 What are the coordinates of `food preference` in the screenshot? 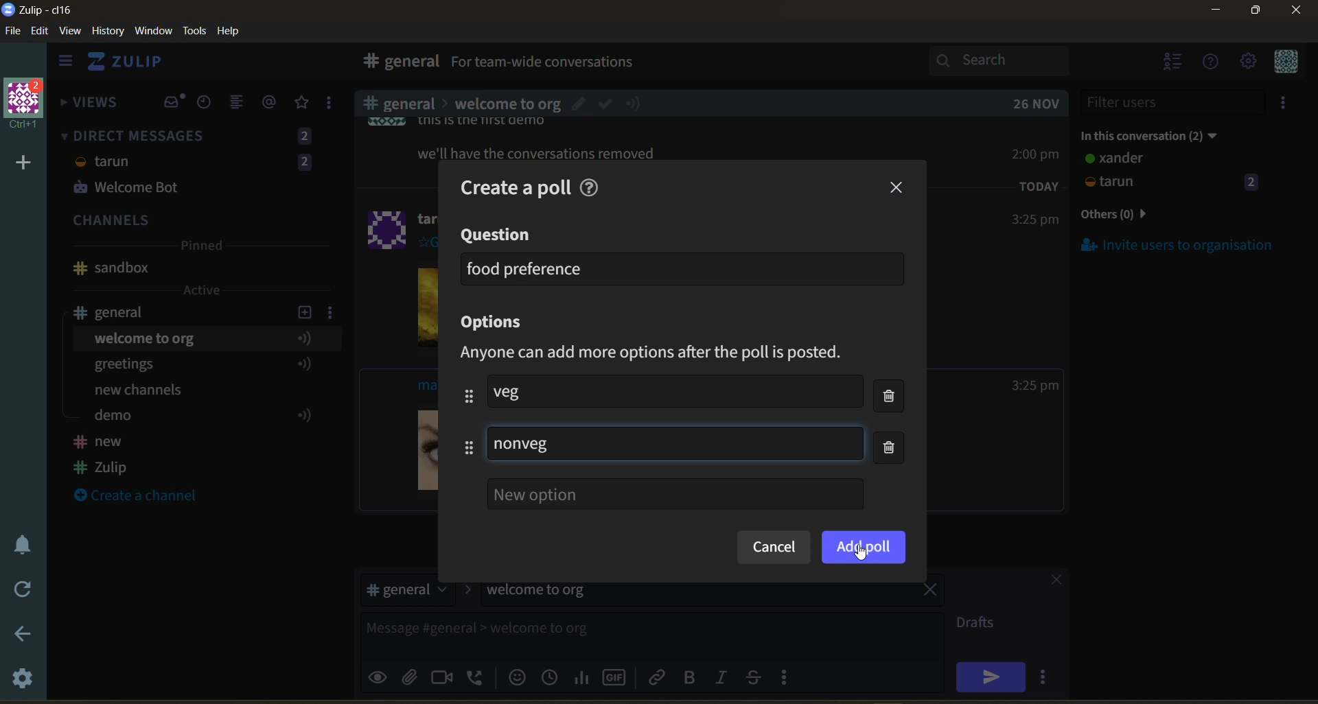 It's located at (526, 268).